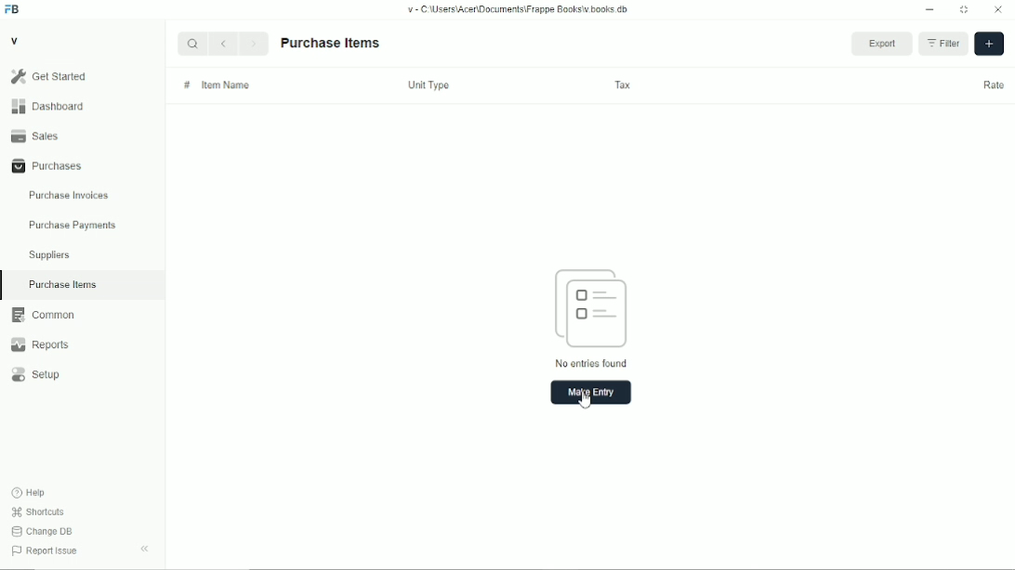  What do you see at coordinates (519, 9) in the screenshot?
I see `v-C:\Users\Acer\Documents\Frappe books\v.books.db` at bounding box center [519, 9].